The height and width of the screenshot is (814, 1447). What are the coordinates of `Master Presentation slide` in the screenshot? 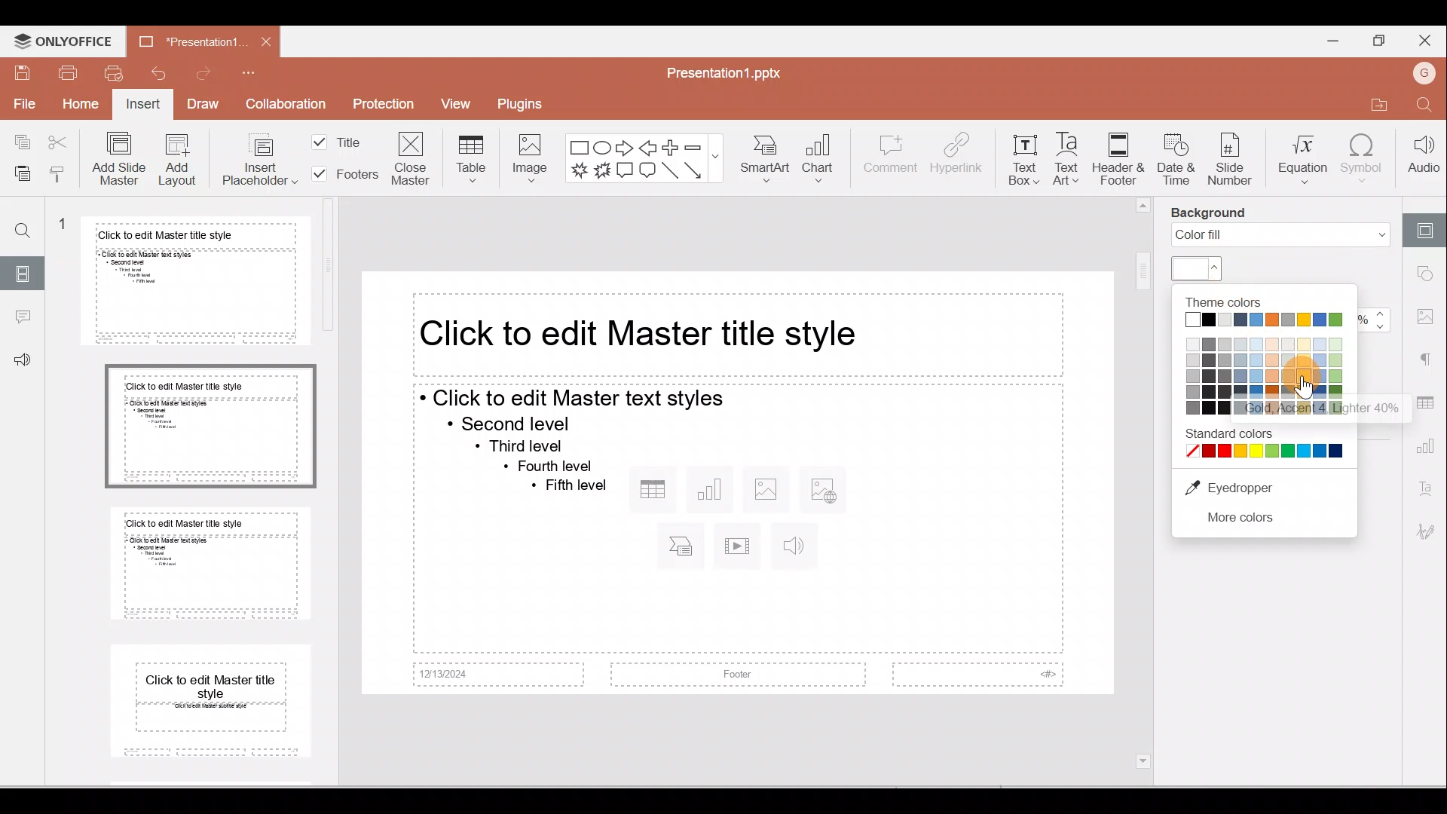 It's located at (738, 485).